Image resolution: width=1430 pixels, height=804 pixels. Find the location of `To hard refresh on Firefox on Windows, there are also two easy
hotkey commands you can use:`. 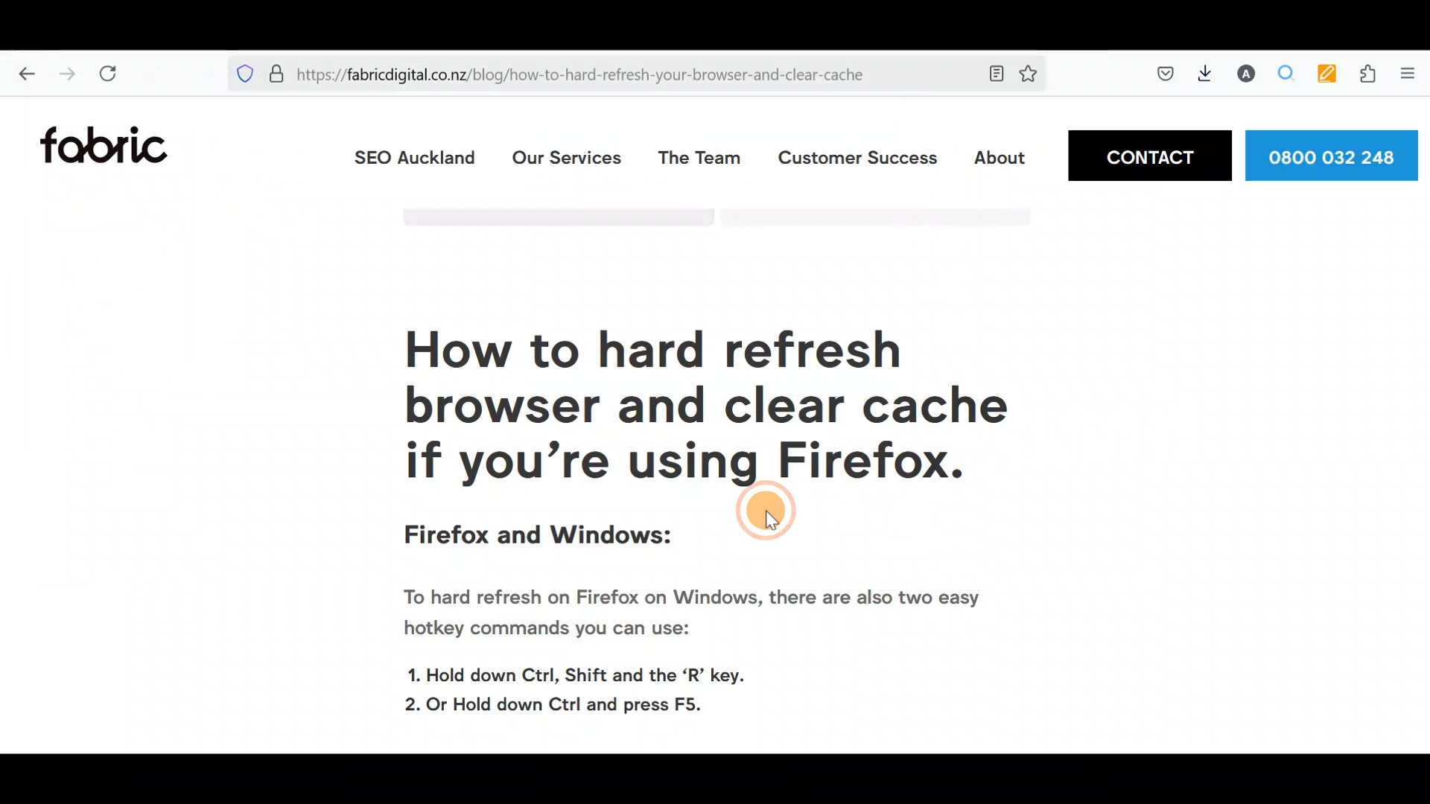

To hard refresh on Firefox on Windows, there are also two easy
hotkey commands you can use: is located at coordinates (688, 616).